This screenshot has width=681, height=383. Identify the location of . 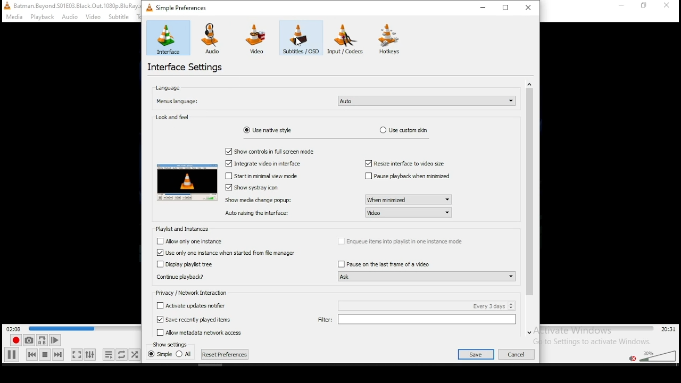
(188, 240).